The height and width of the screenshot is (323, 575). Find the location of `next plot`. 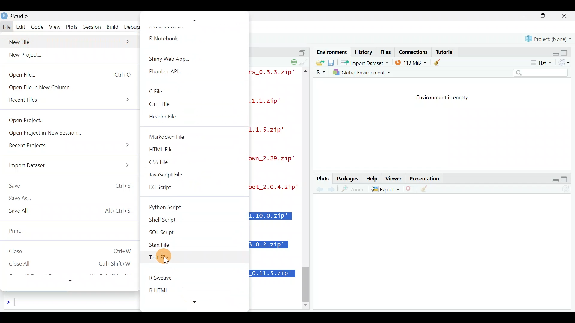

next plot is located at coordinates (320, 189).